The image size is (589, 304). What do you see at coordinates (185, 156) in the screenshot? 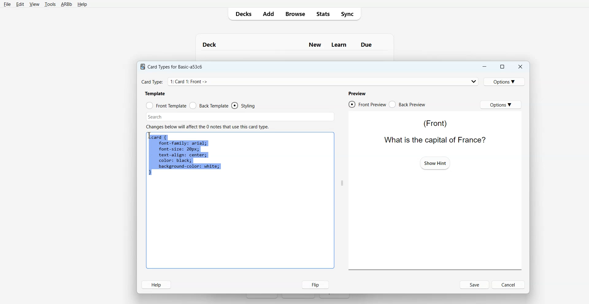
I see `.card {
font-family: arial;
font-size: 20px;
text-align: center;
color: black;

| Jpackground-color: white;

i` at bounding box center [185, 156].